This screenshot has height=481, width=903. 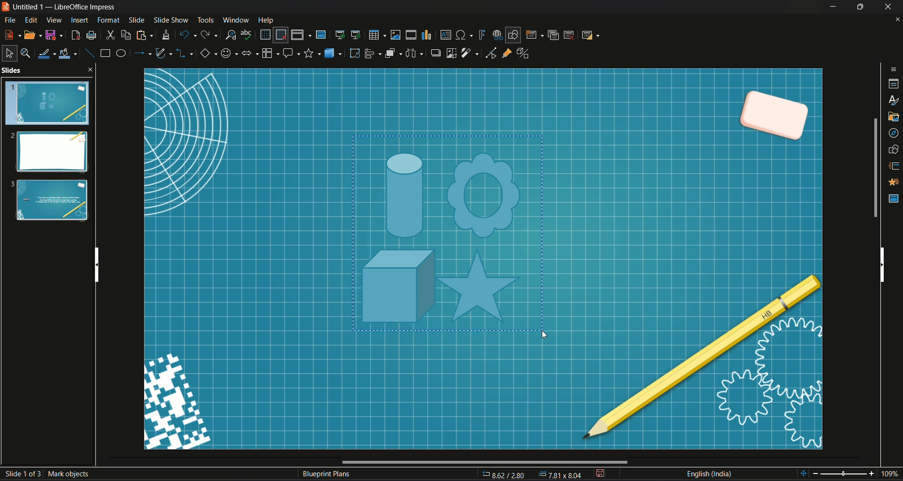 What do you see at coordinates (120, 53) in the screenshot?
I see `ellipse` at bounding box center [120, 53].